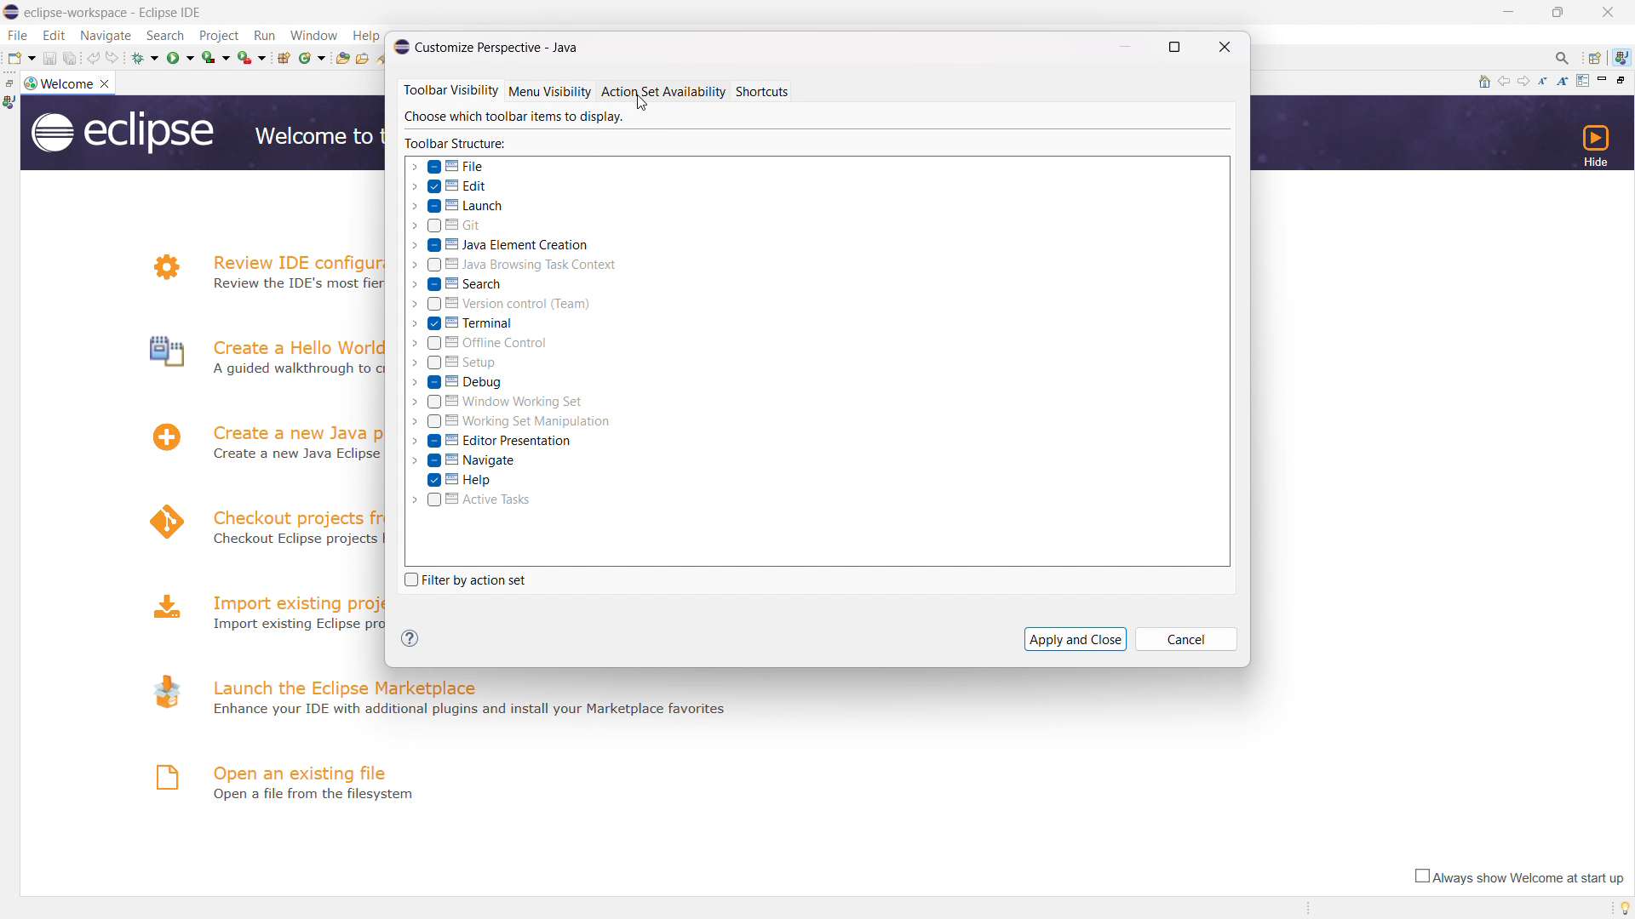 This screenshot has height=919, width=1635. What do you see at coordinates (551, 92) in the screenshot?
I see `menu visibility` at bounding box center [551, 92].